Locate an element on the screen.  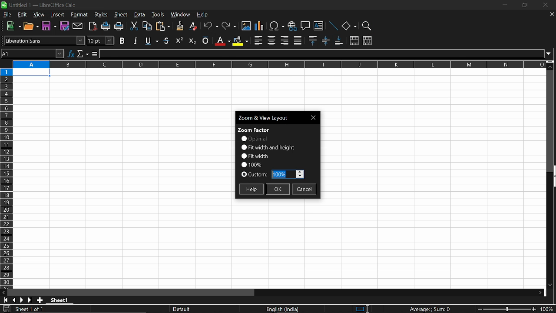
Move up is located at coordinates (550, 67).